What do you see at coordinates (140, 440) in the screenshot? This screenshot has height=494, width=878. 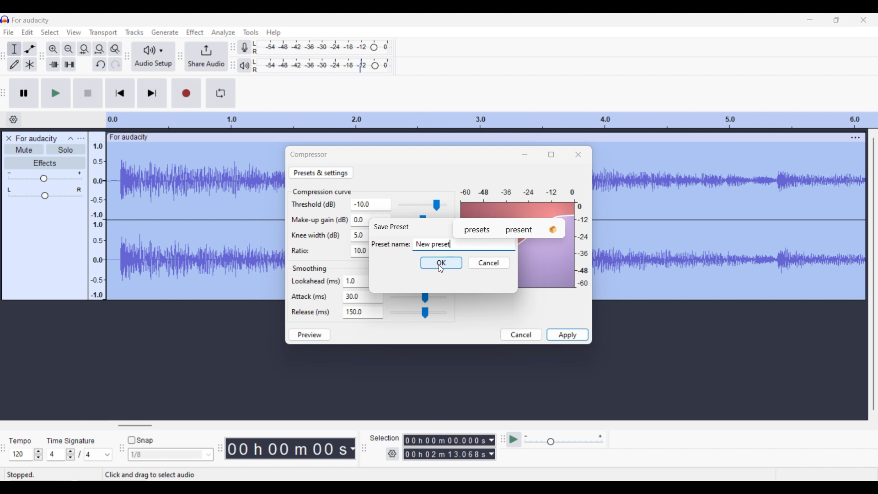 I see `Snap` at bounding box center [140, 440].